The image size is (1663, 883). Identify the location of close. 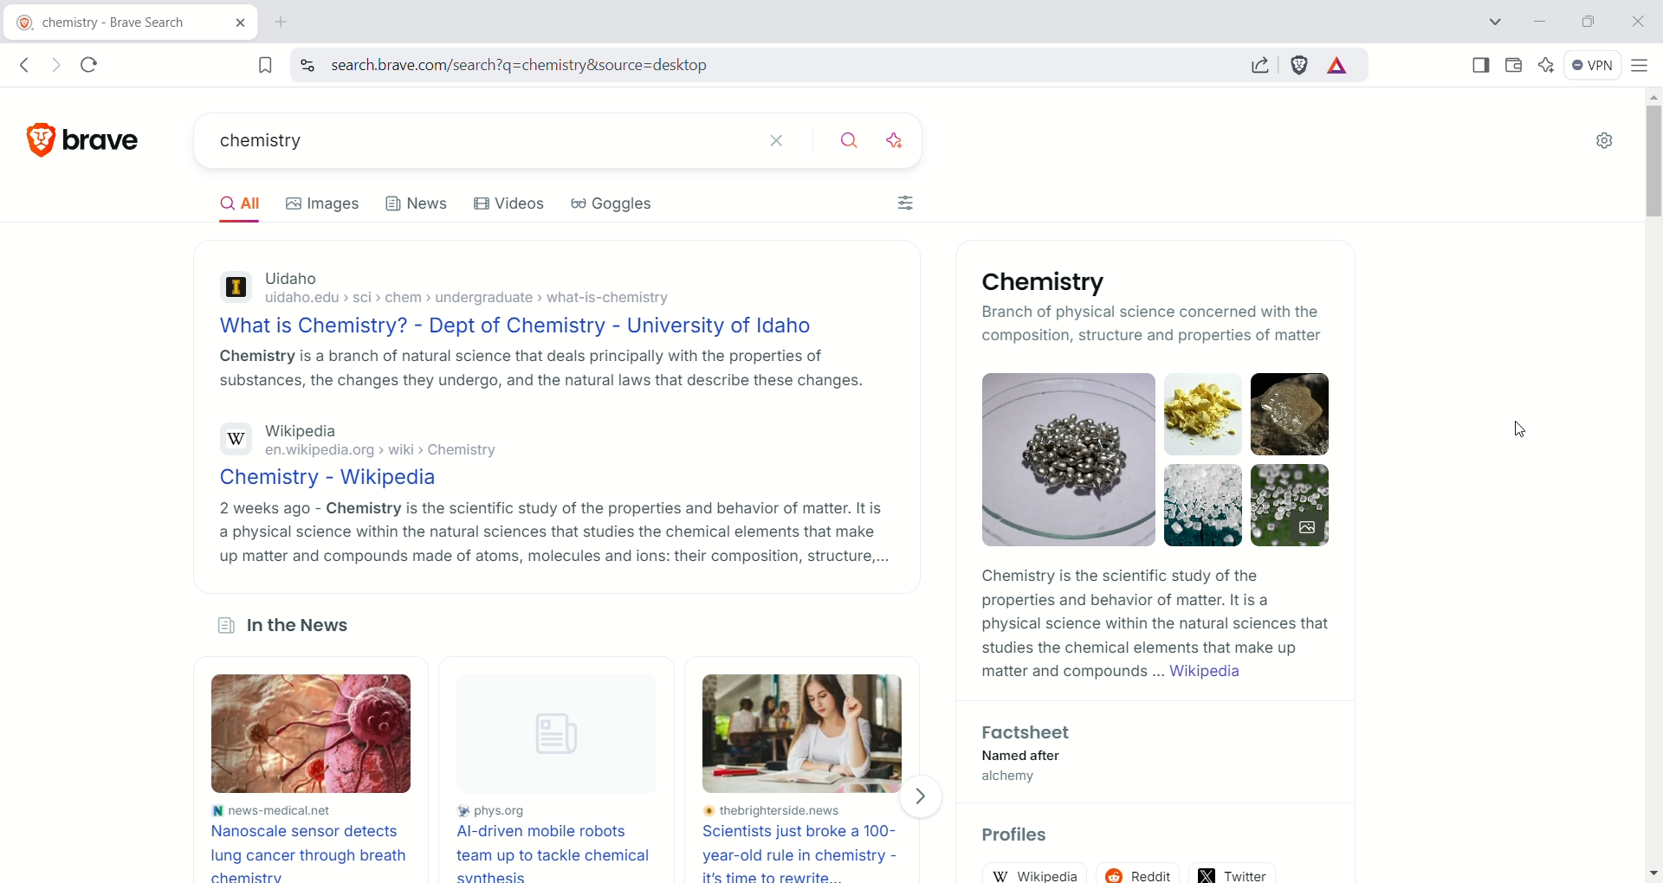
(232, 26).